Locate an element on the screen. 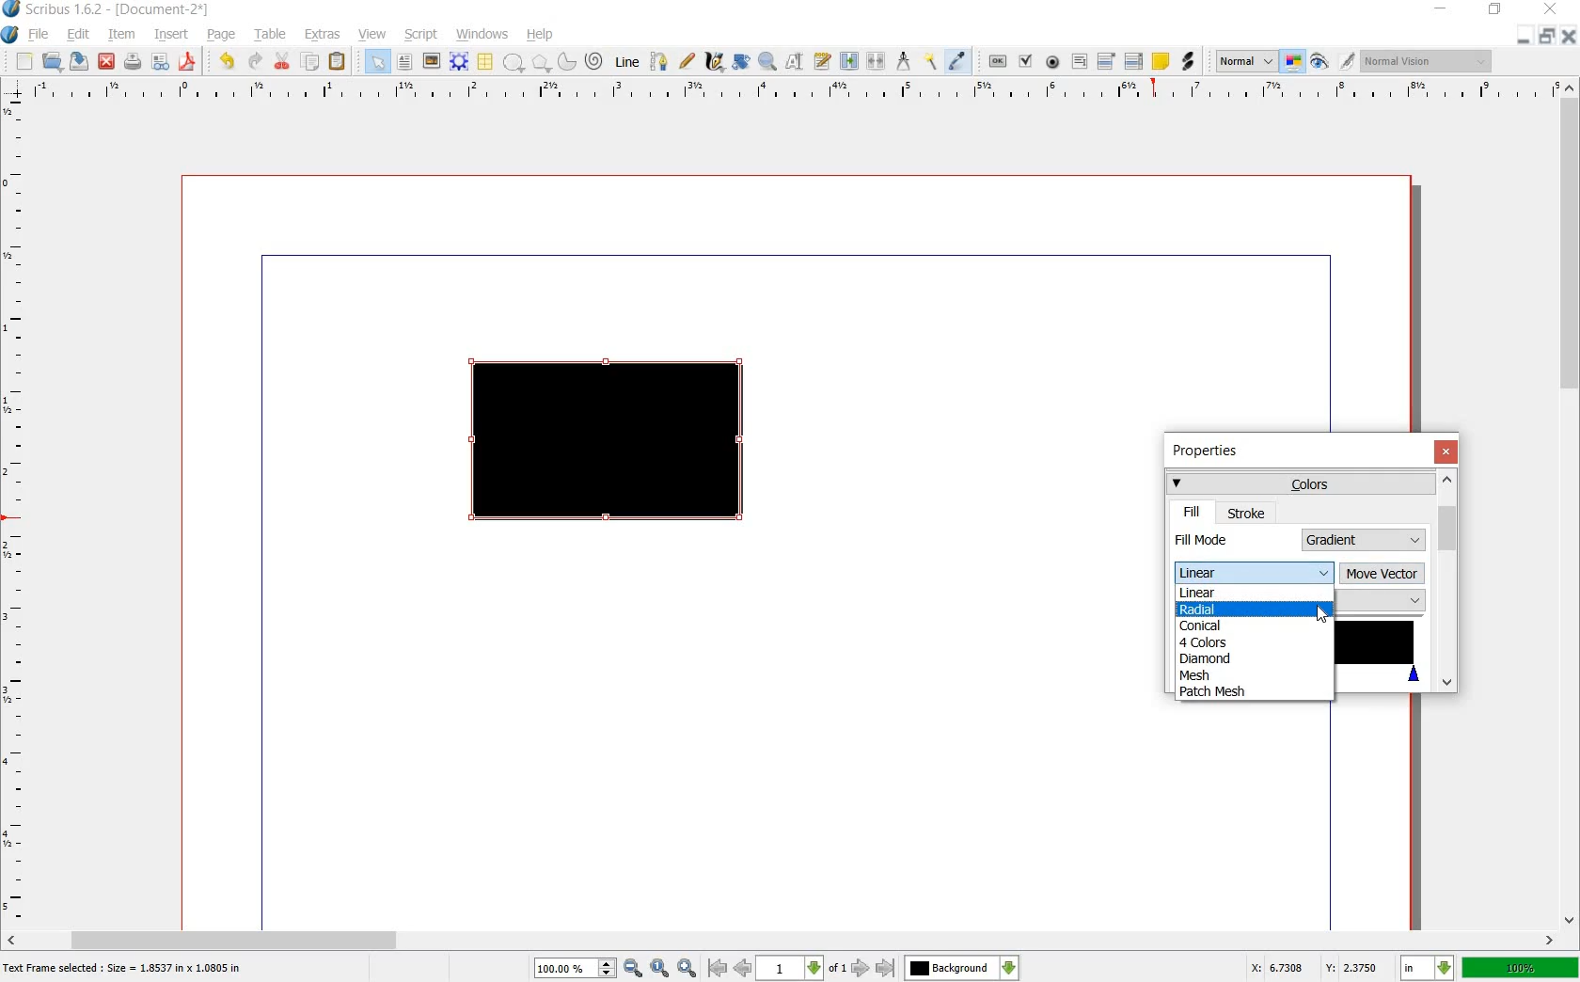 The image size is (1580, 982). properties is located at coordinates (1211, 452).